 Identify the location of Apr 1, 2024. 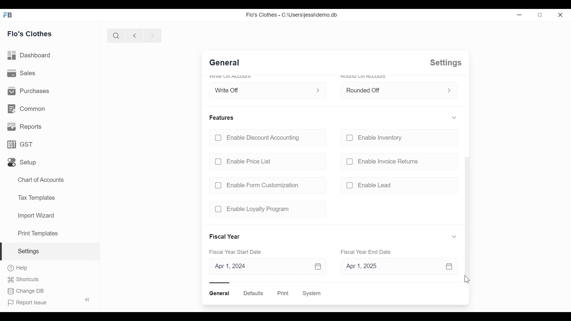
(267, 267).